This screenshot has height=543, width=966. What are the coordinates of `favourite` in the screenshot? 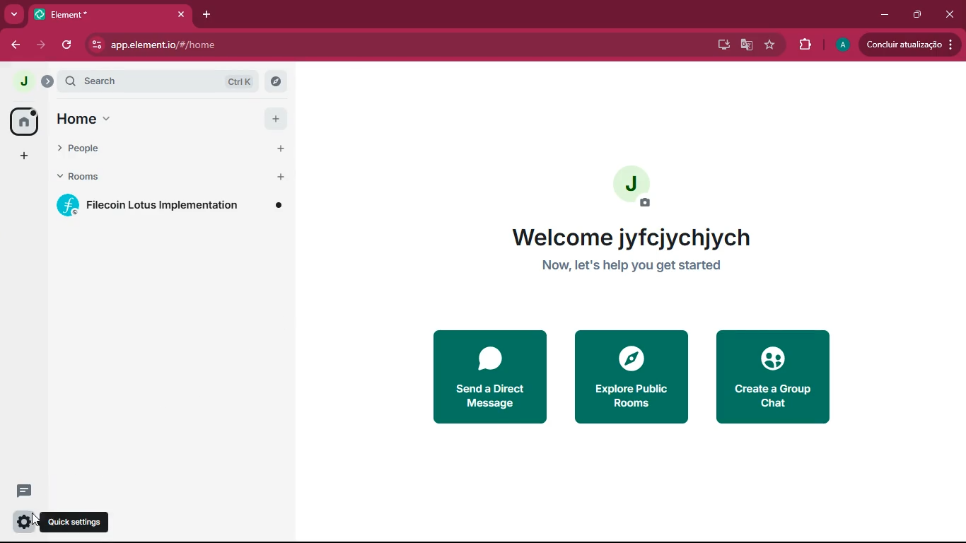 It's located at (770, 45).